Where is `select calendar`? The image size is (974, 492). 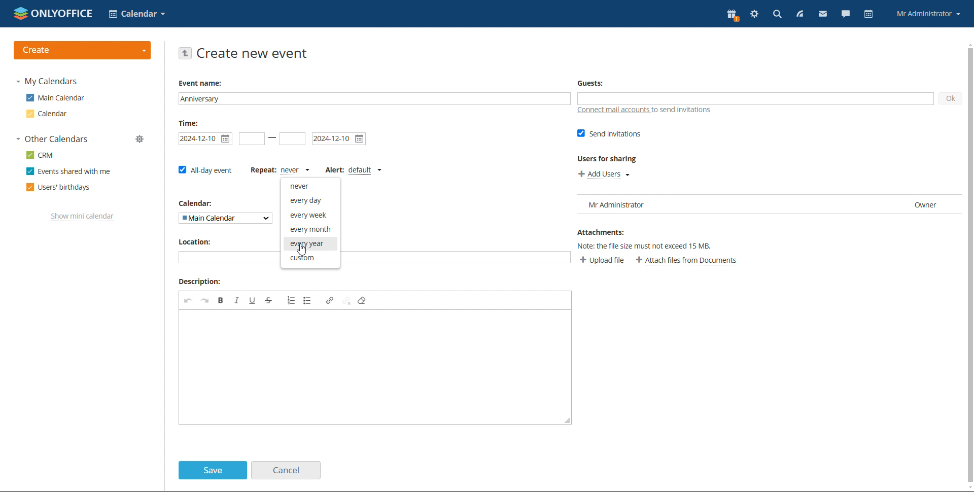
select calendar is located at coordinates (227, 218).